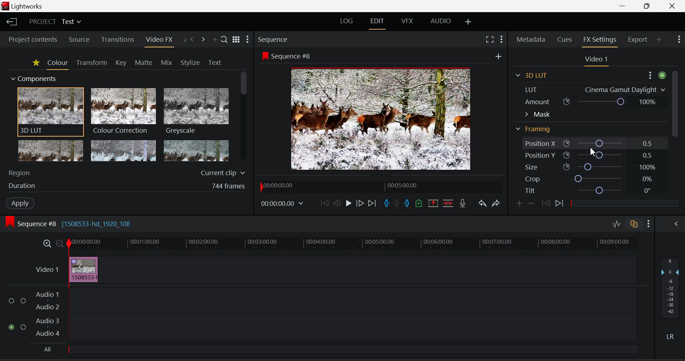 The width and height of the screenshot is (685, 361). Describe the element at coordinates (353, 299) in the screenshot. I see `Audio Track` at that location.